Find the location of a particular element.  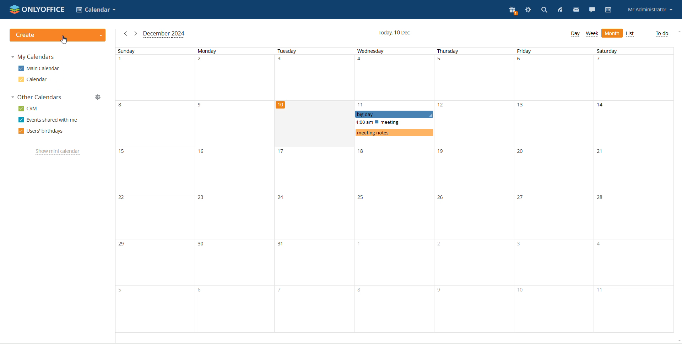

users' birthdays is located at coordinates (41, 131).